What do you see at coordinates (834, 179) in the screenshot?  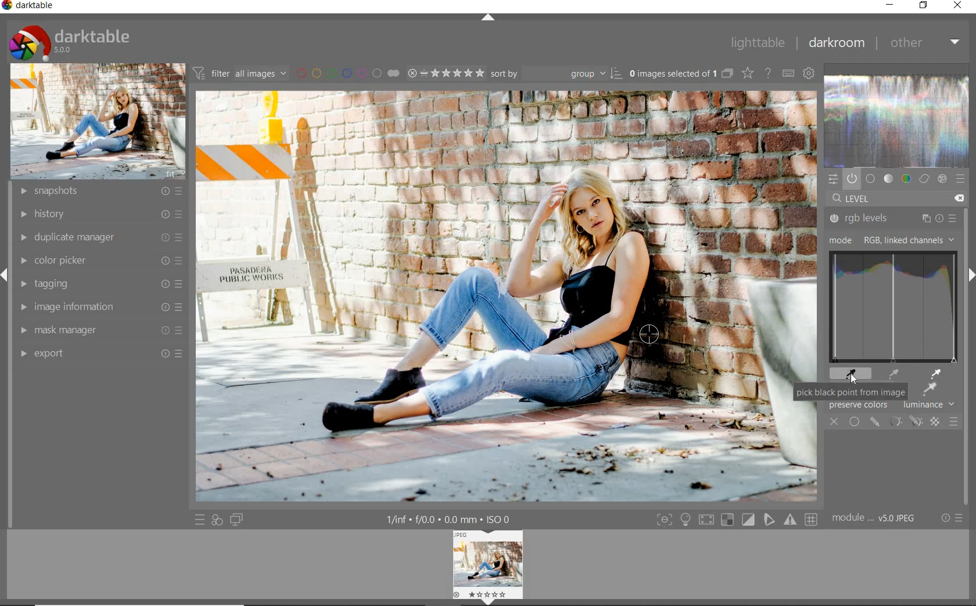 I see `quick access panel` at bounding box center [834, 179].